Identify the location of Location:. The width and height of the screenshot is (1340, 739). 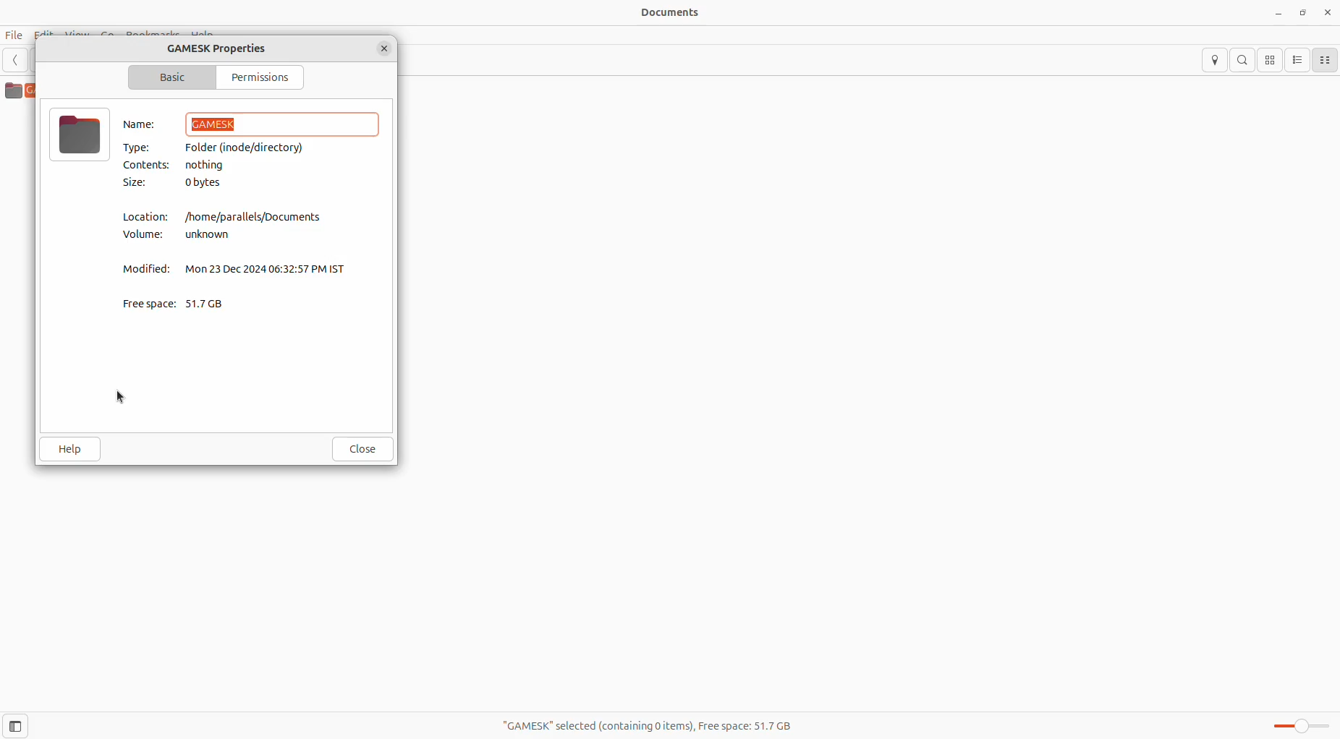
(146, 217).